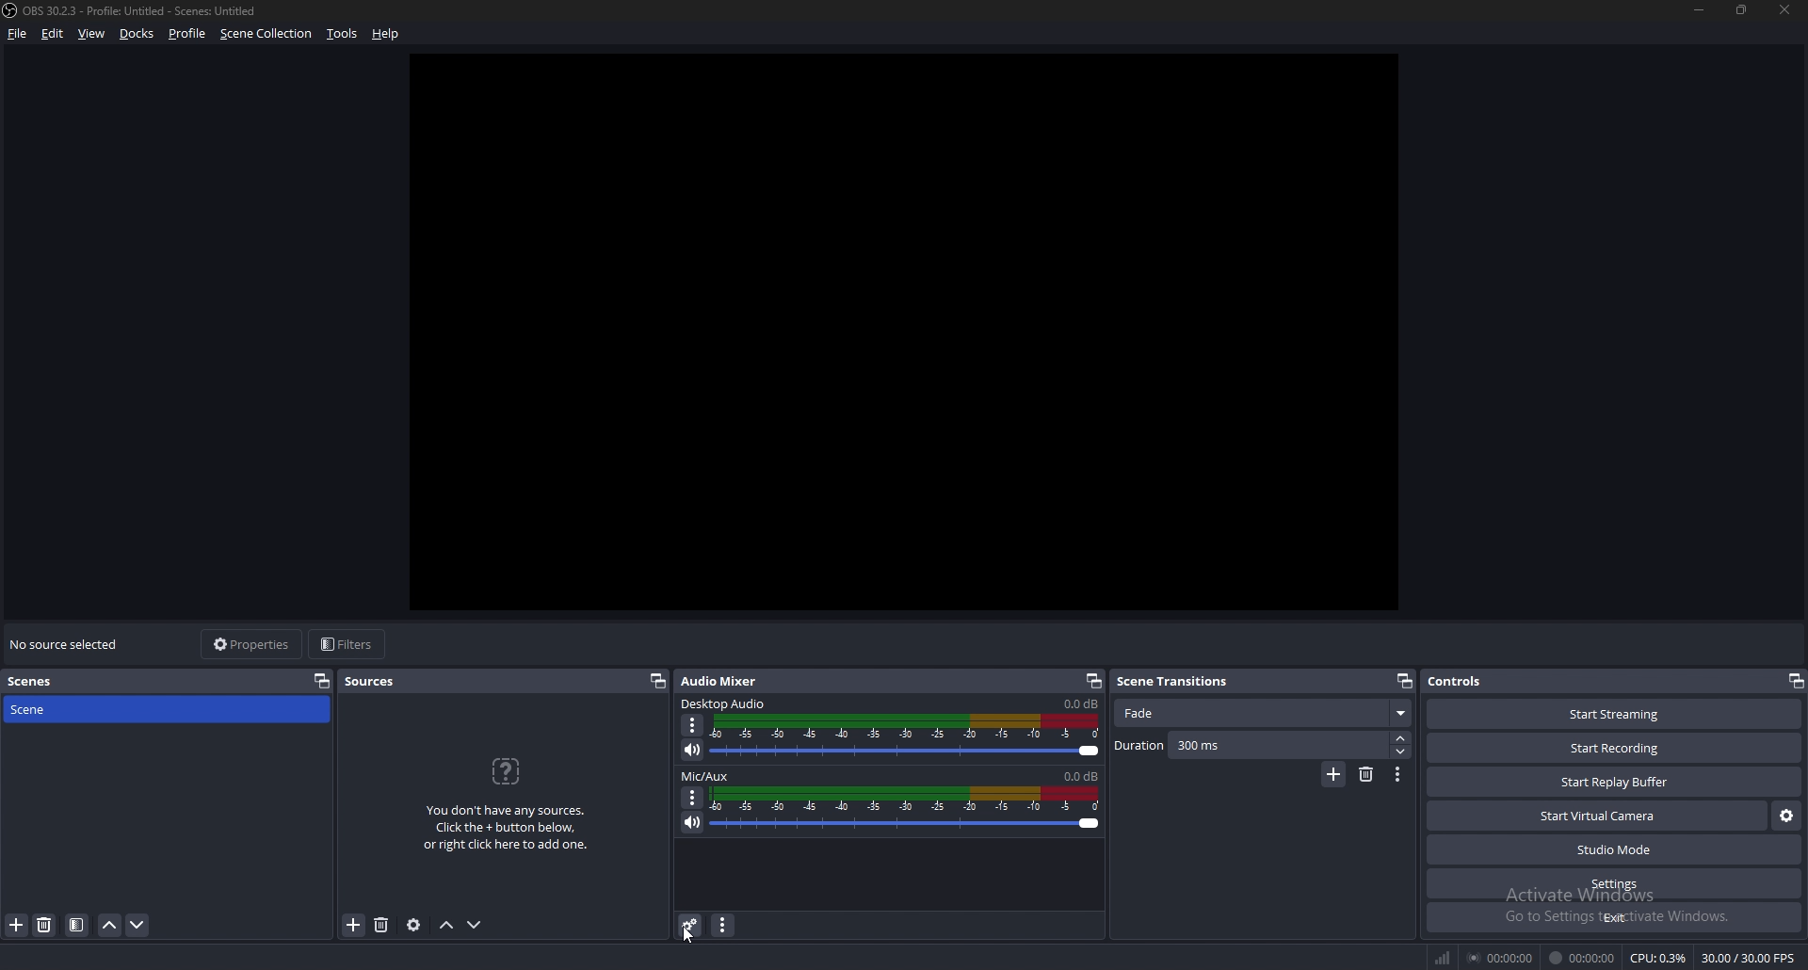  Describe the element at coordinates (696, 725) in the screenshot. I see `options` at that location.